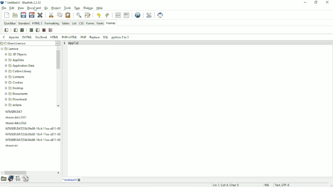 The width and height of the screenshot is (333, 187). I want to click on Project, so click(56, 7).